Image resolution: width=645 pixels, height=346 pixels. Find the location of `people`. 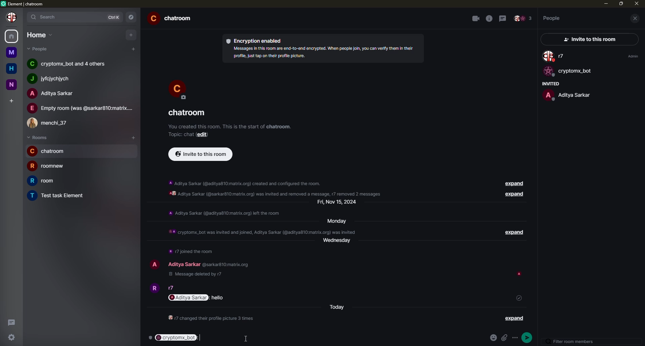

people is located at coordinates (523, 19).